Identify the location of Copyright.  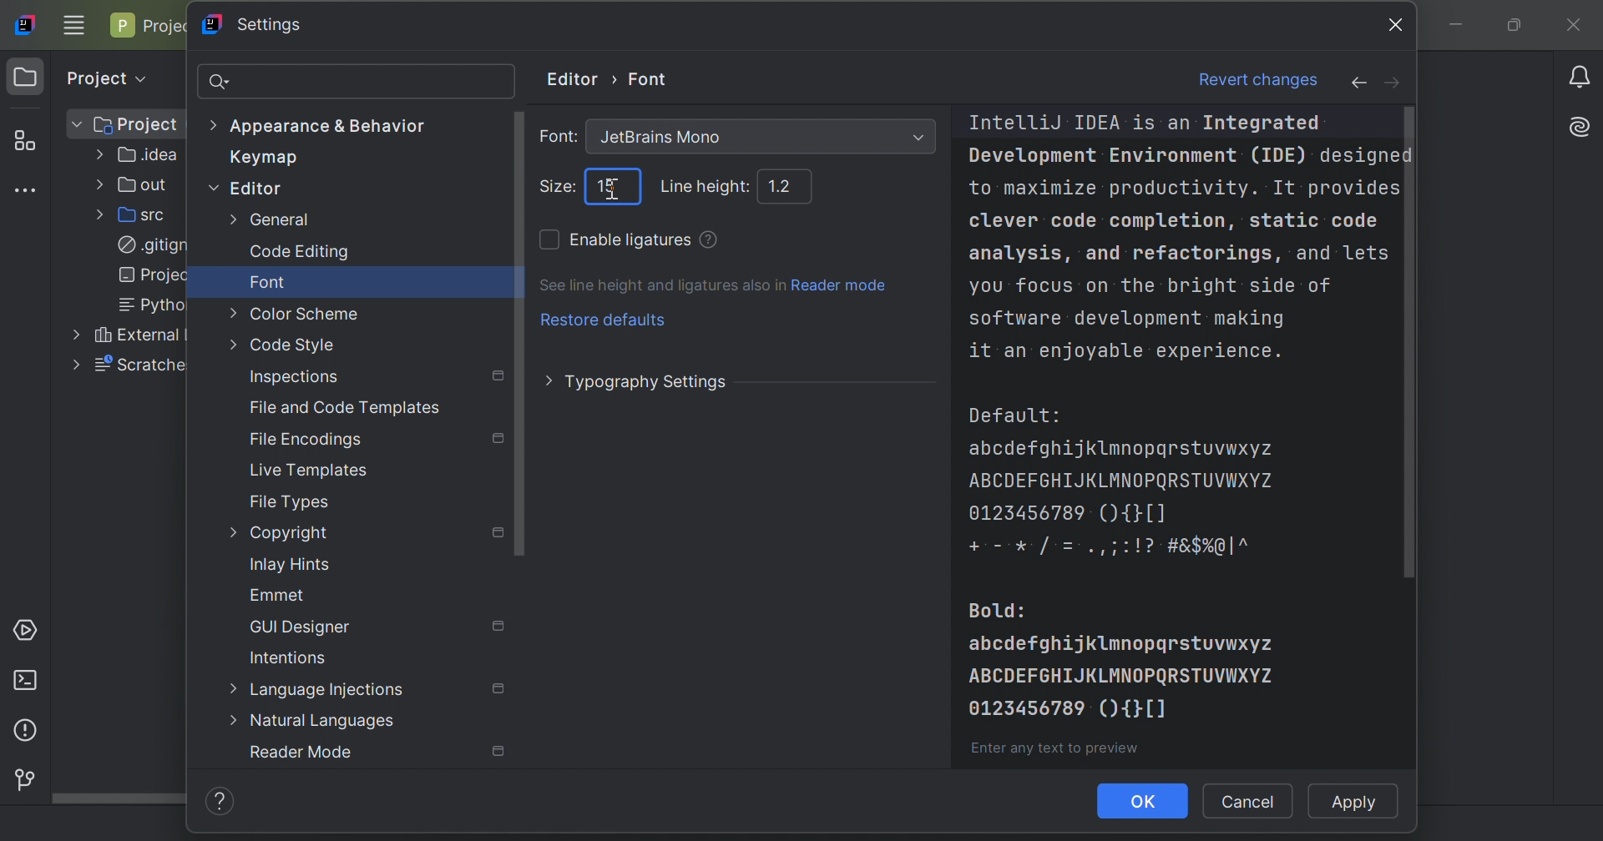
(281, 534).